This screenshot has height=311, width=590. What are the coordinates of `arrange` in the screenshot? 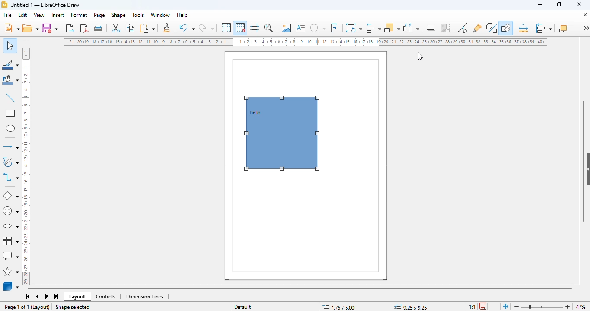 It's located at (392, 28).